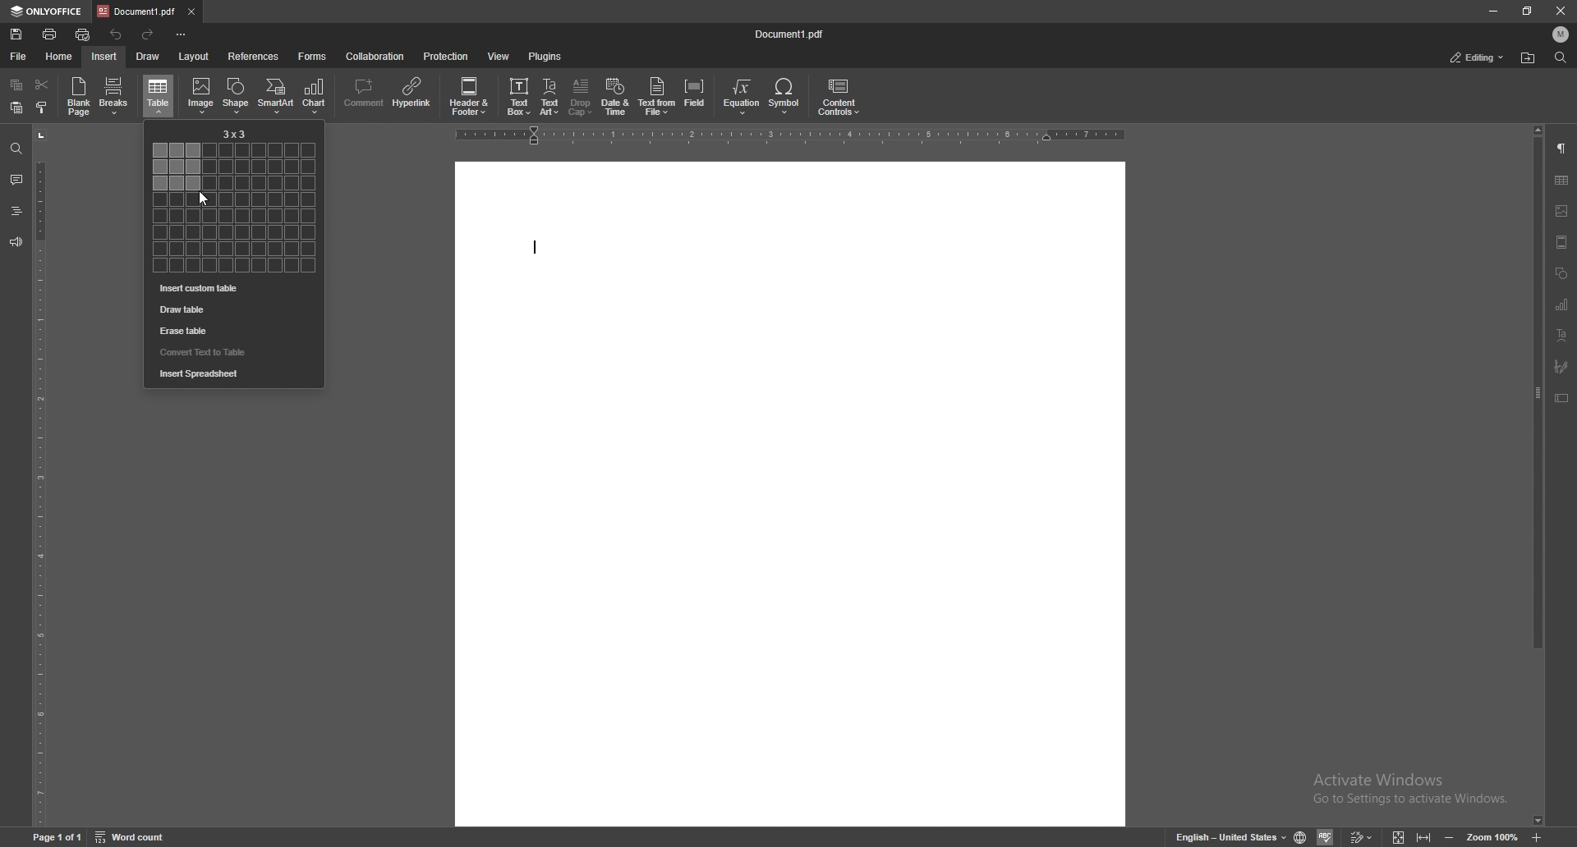  I want to click on image, so click(1562, 209).